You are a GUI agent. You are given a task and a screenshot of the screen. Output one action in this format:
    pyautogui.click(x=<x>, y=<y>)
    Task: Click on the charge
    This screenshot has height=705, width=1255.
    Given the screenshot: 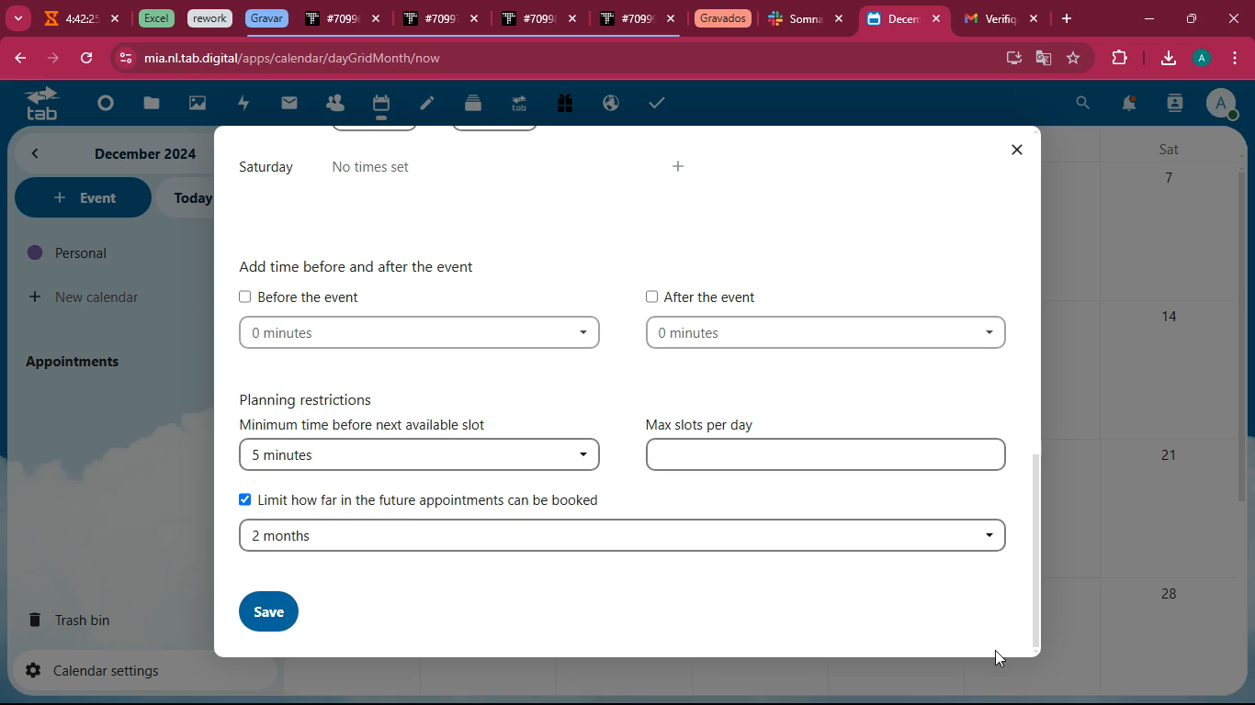 What is the action you would take?
    pyautogui.click(x=243, y=105)
    